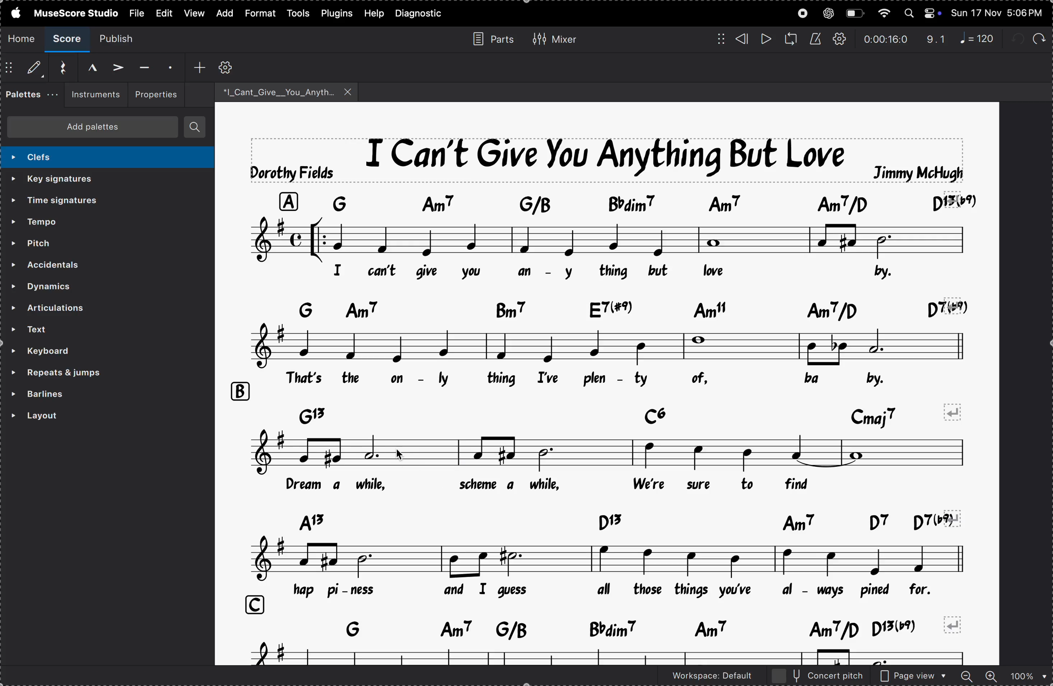 The height and width of the screenshot is (686, 1053). Describe the element at coordinates (936, 39) in the screenshot. I see `redo` at that location.